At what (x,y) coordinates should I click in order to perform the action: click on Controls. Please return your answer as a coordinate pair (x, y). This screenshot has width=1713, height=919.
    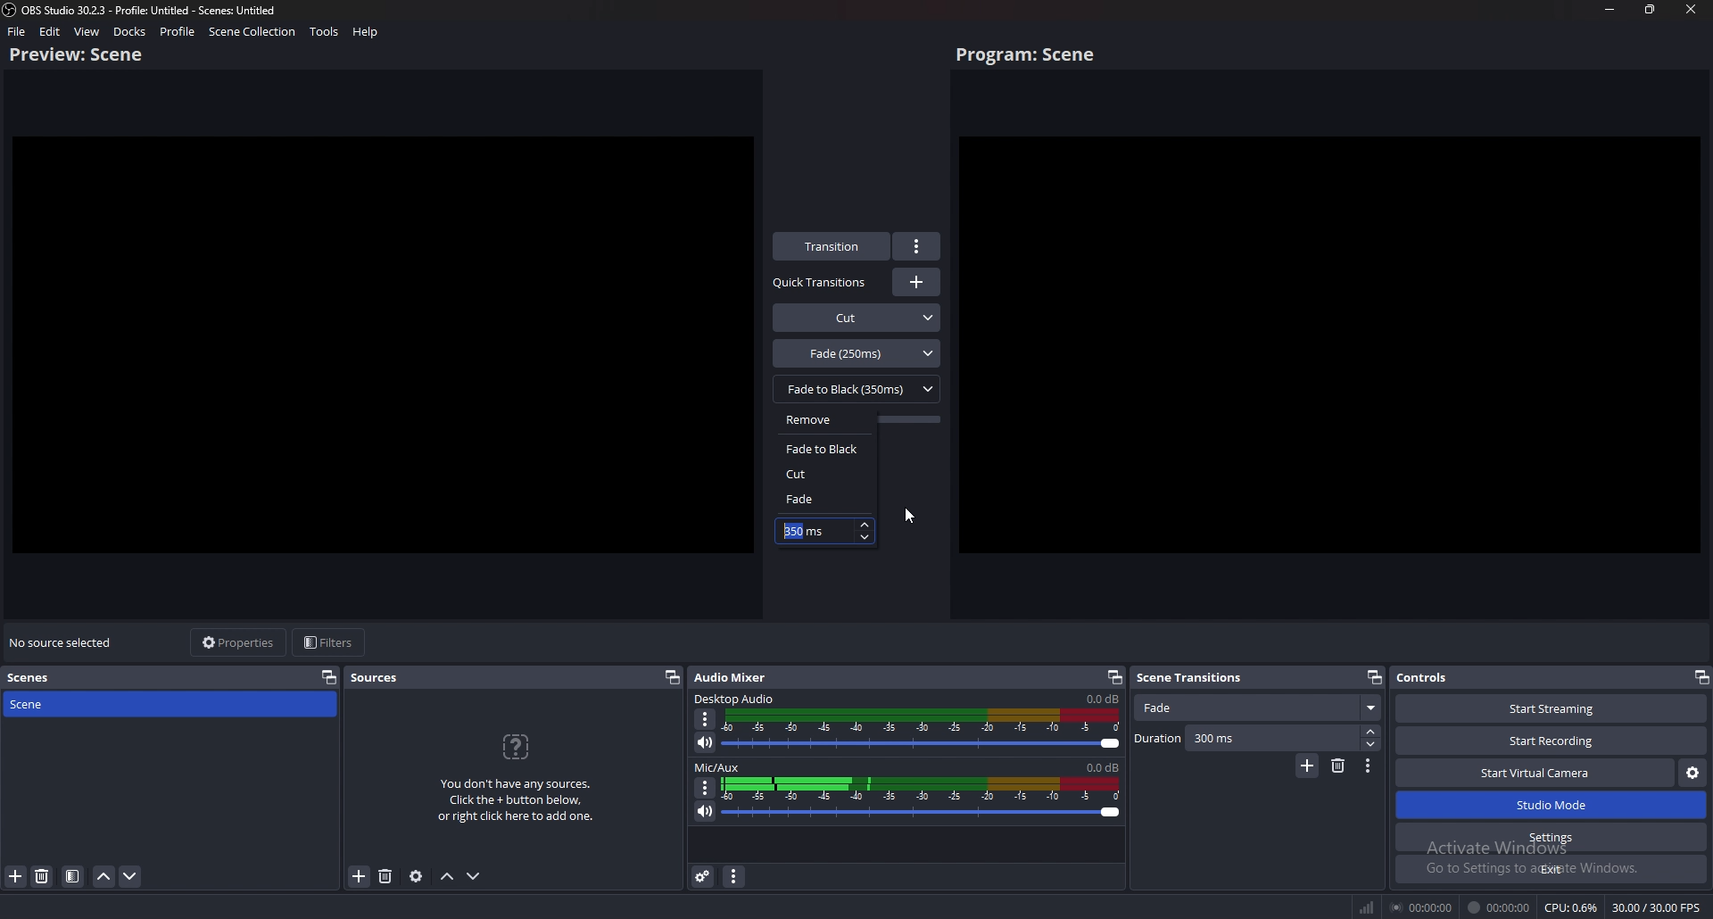
    Looking at the image, I should click on (1449, 678).